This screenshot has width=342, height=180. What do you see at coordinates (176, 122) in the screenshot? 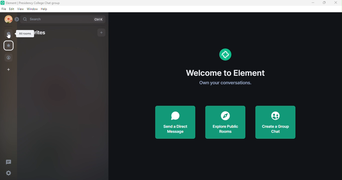
I see `send a direct message` at bounding box center [176, 122].